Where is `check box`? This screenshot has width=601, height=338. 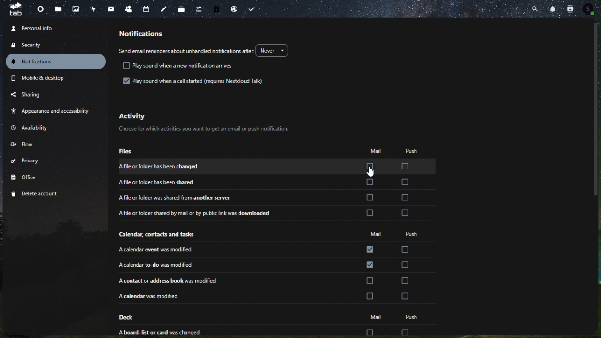 check box is located at coordinates (125, 66).